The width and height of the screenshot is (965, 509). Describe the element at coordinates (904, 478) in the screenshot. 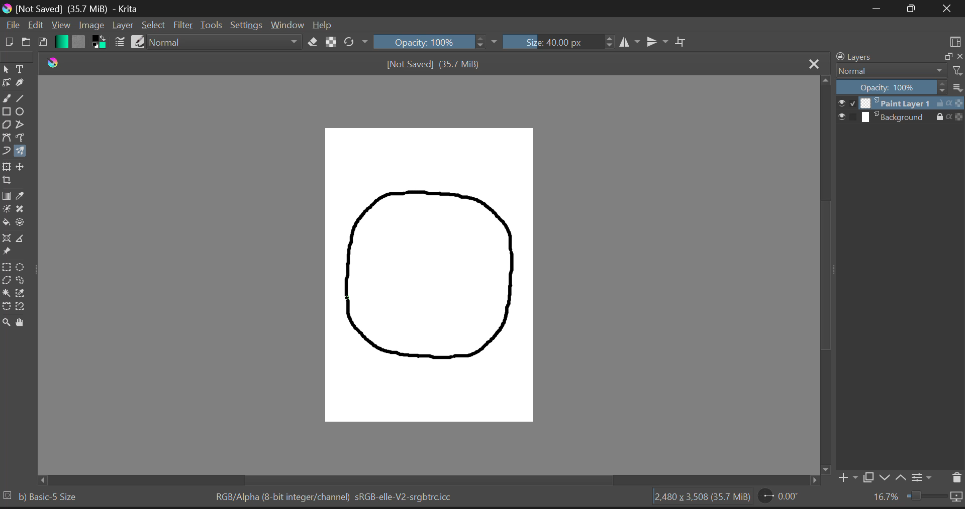

I see `Move Layer Up` at that location.